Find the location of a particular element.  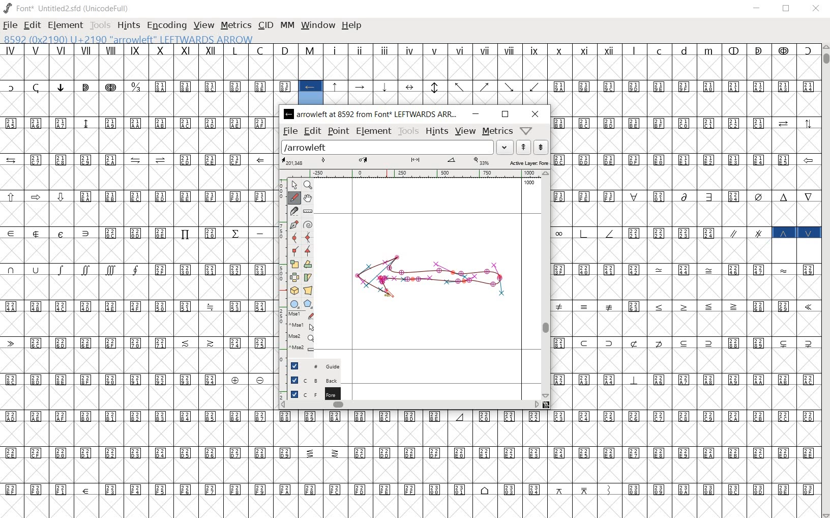

Add a corner point is located at coordinates (293, 251).